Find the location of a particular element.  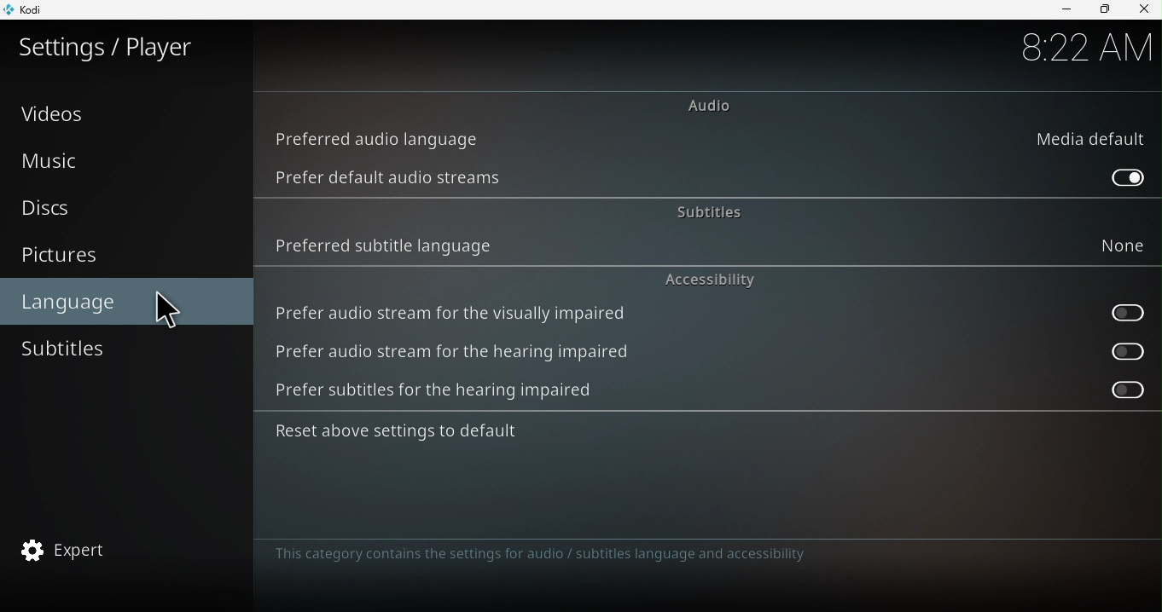

Subtitles is located at coordinates (119, 349).